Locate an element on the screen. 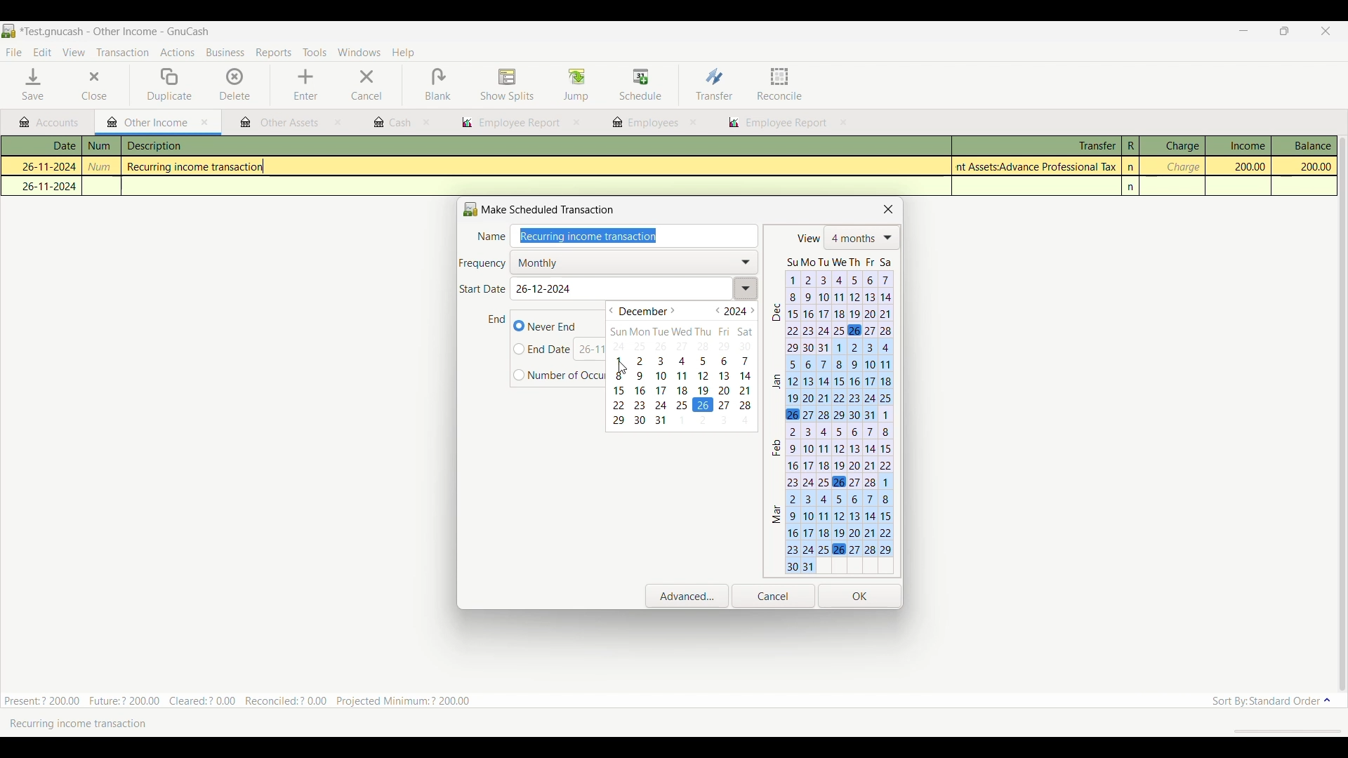 The width and height of the screenshot is (1348, 758). num is located at coordinates (103, 167).